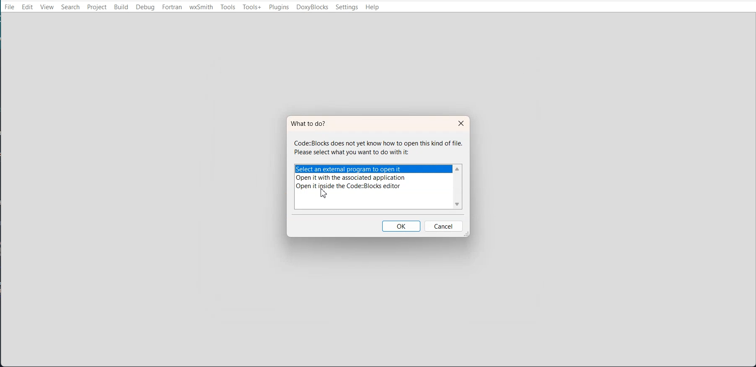 Image resolution: width=756 pixels, height=367 pixels. I want to click on Plugins, so click(279, 7).